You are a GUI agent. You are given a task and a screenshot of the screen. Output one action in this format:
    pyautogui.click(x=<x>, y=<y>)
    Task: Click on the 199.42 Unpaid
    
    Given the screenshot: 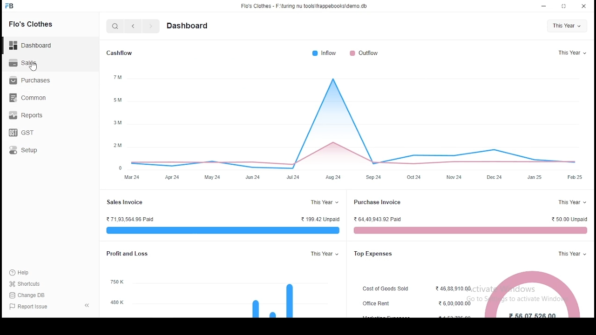 What is the action you would take?
    pyautogui.click(x=320, y=219)
    